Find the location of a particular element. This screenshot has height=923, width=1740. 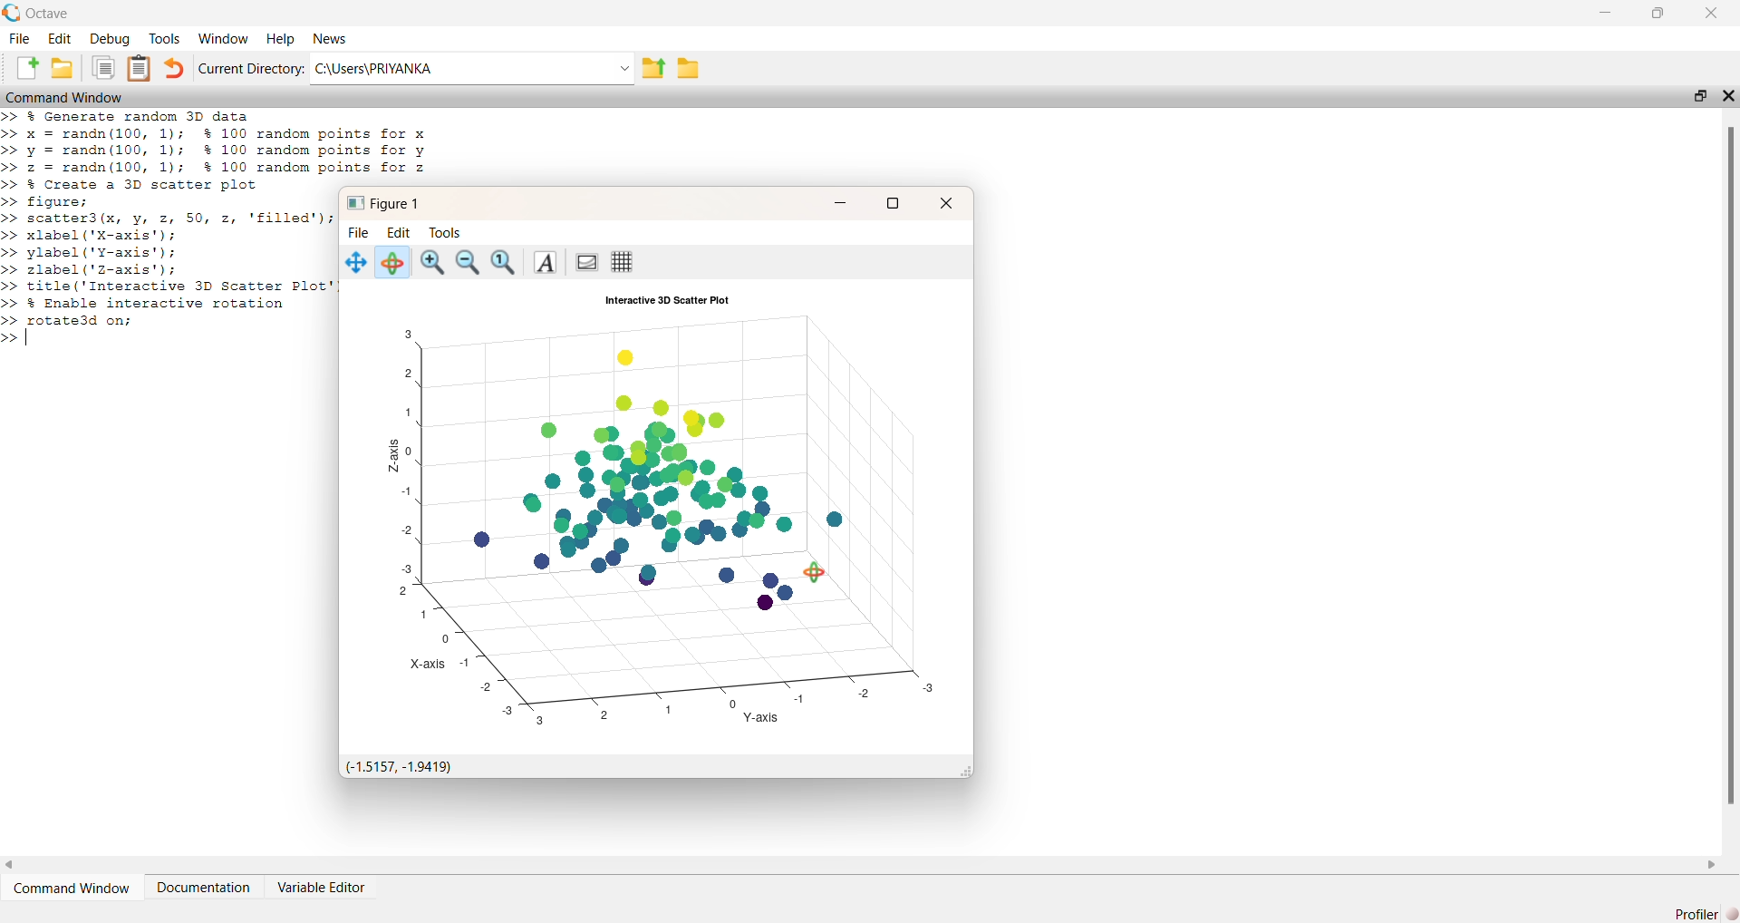

rotate is located at coordinates (391, 262).